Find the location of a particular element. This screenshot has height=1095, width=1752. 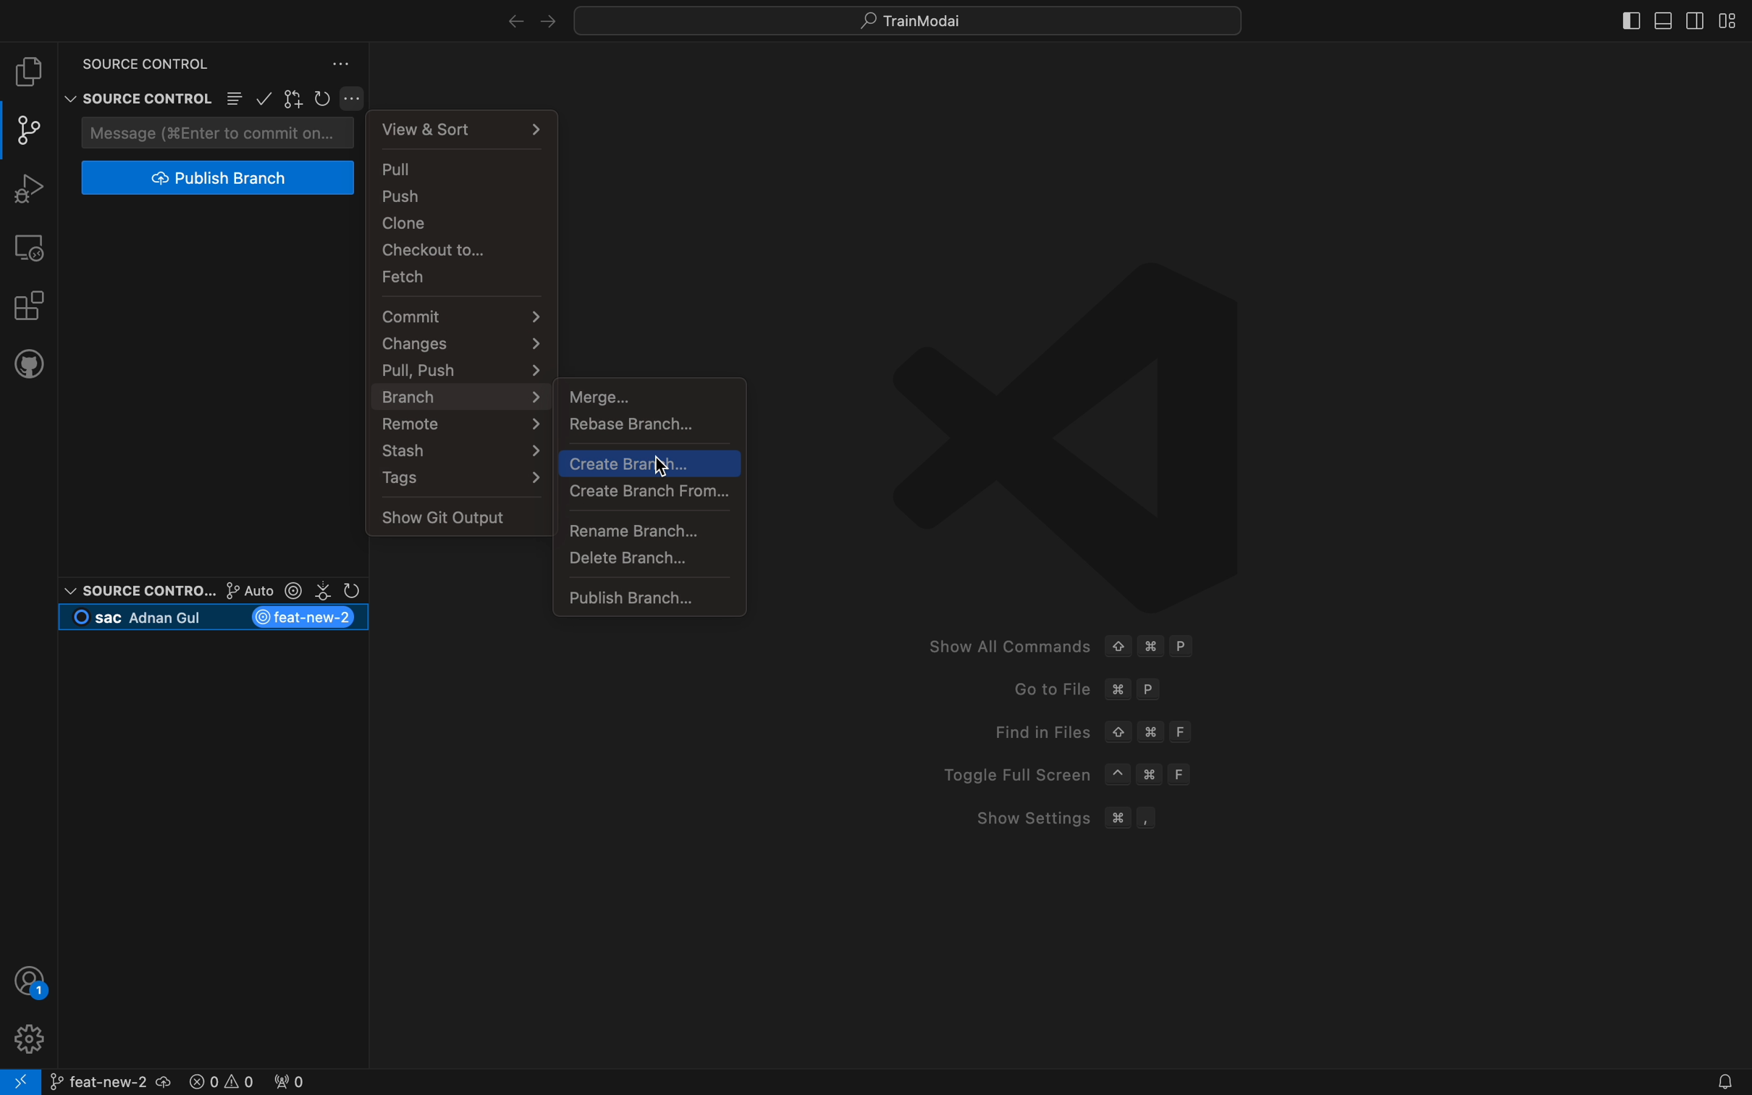

git is located at coordinates (32, 130).